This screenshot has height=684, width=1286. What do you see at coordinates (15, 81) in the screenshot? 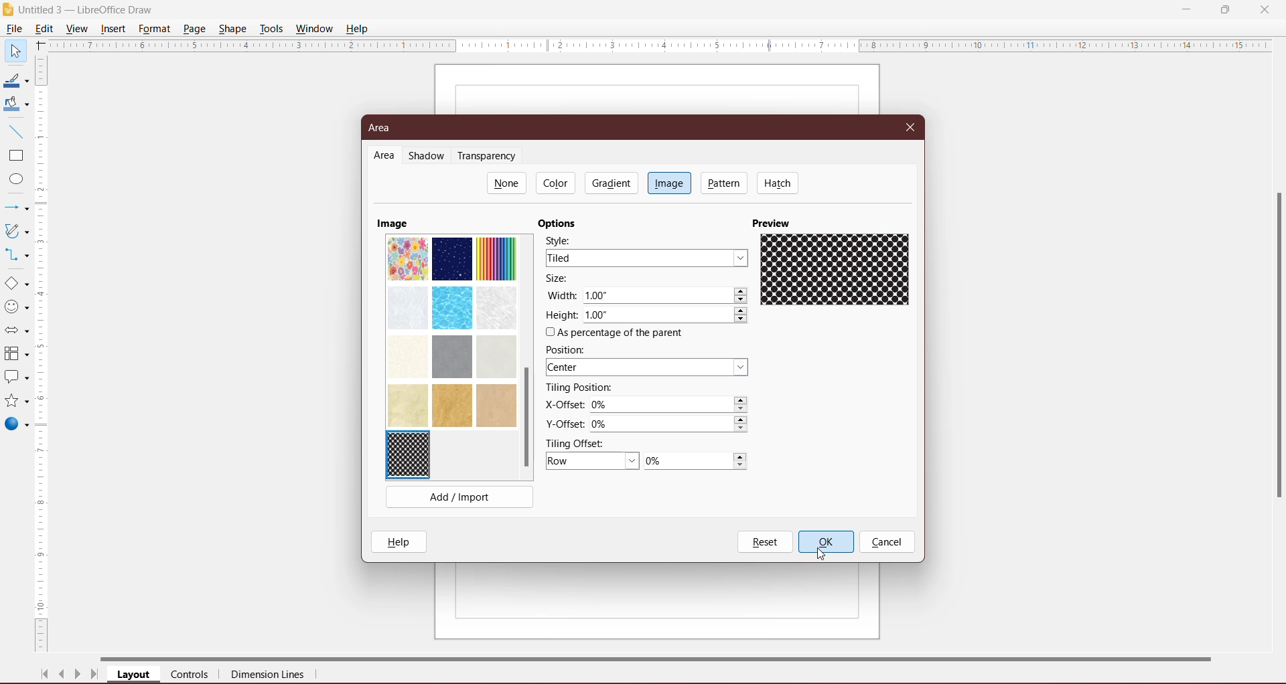
I see `Line Color` at bounding box center [15, 81].